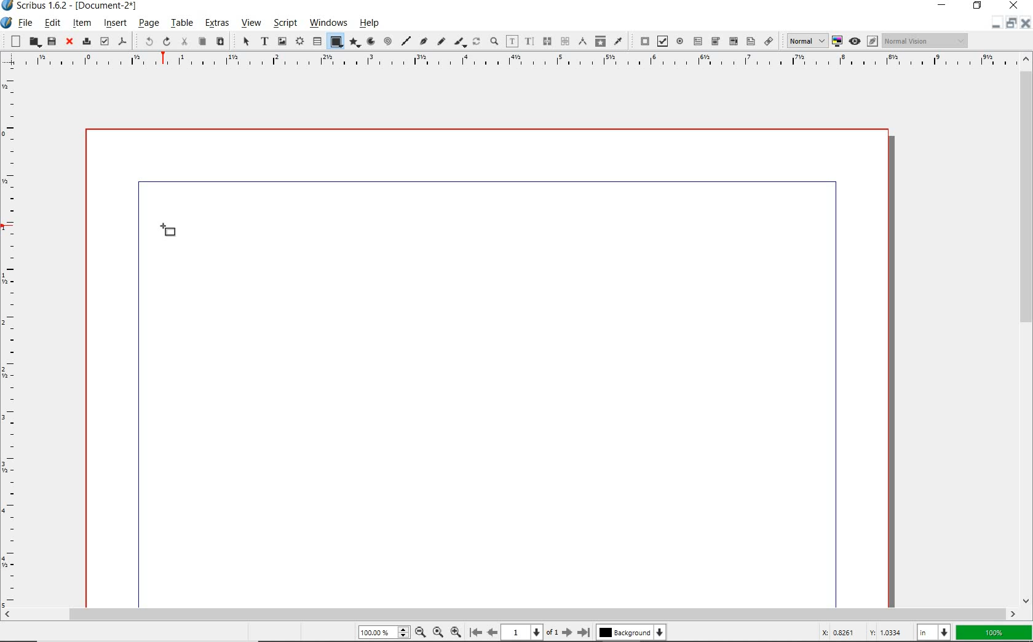 The width and height of the screenshot is (1033, 642). I want to click on pdf text field, so click(698, 41).